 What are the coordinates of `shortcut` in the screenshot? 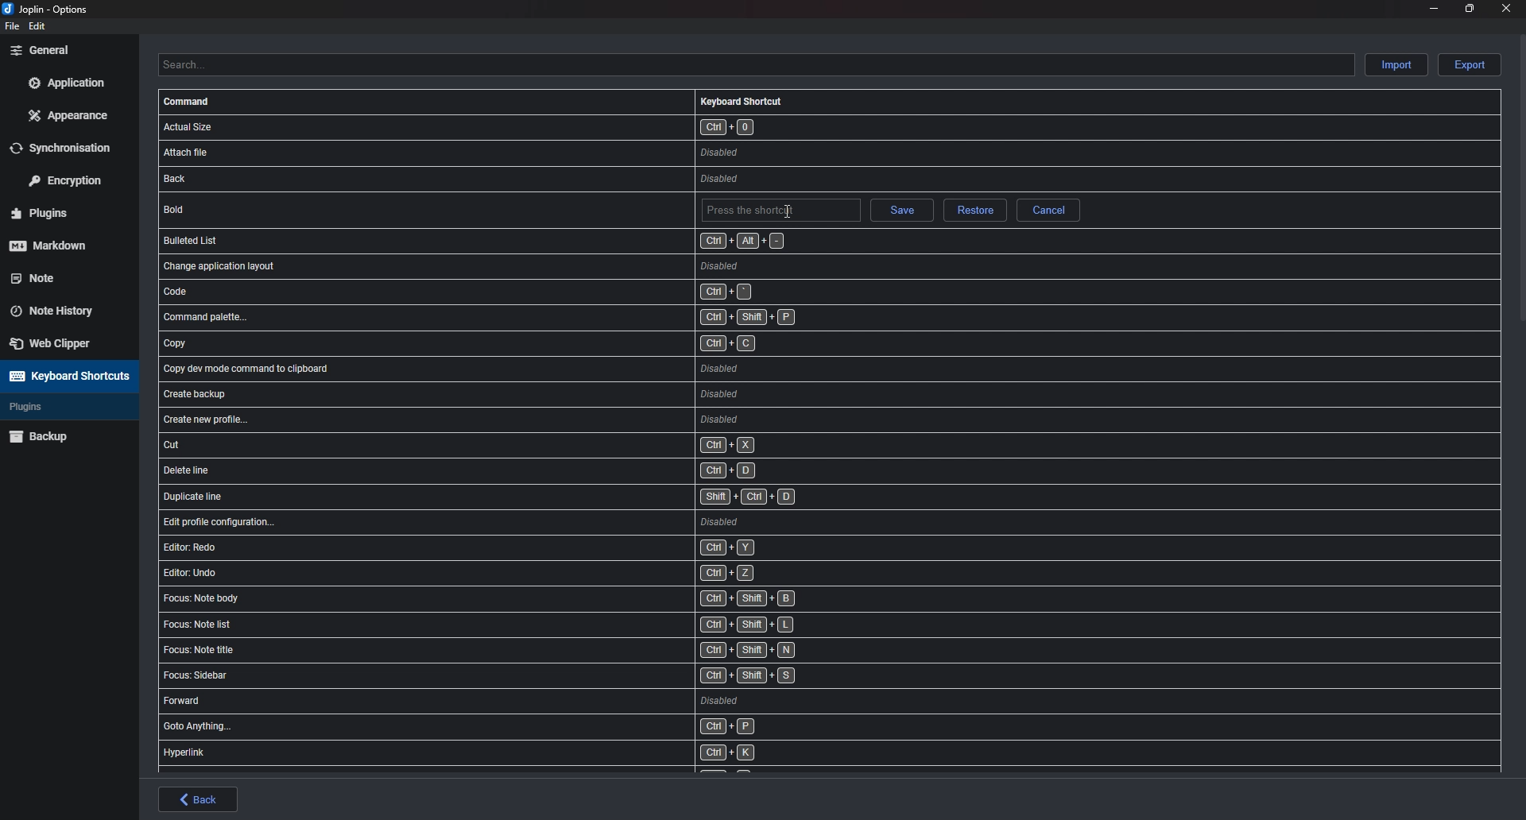 It's located at (525, 152).